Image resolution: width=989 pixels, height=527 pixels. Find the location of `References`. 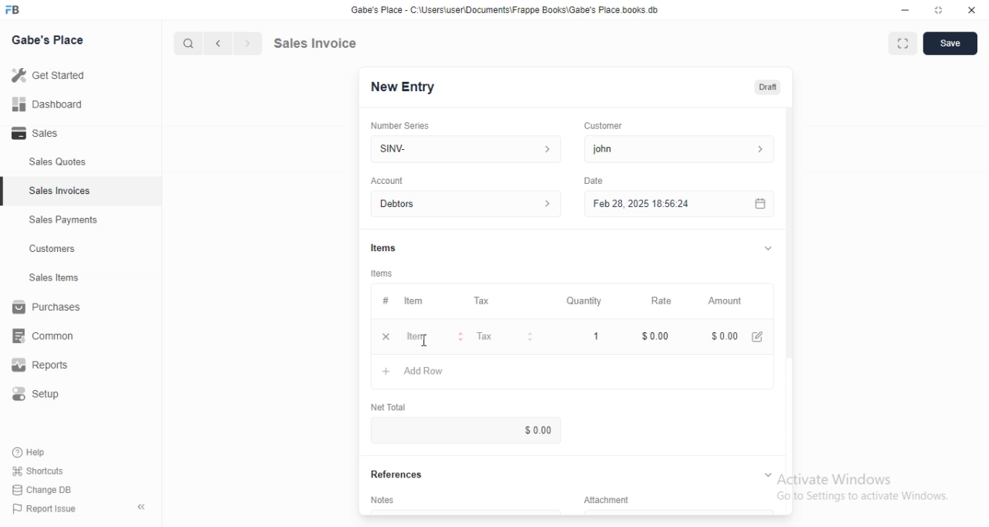

References is located at coordinates (403, 474).